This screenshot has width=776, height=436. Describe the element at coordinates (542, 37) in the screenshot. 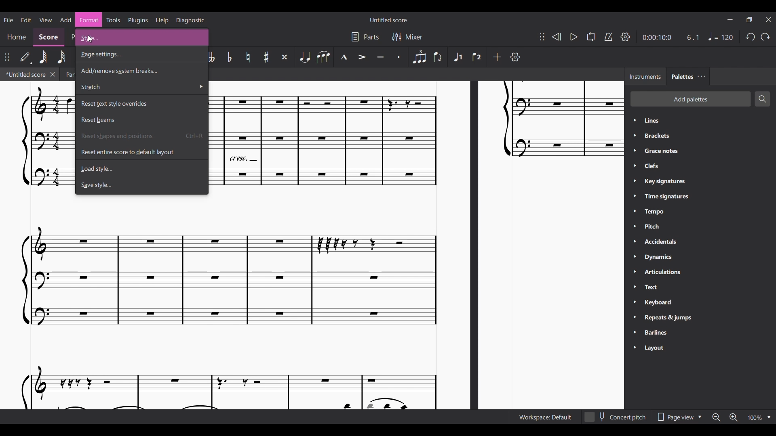

I see `Change position of toolbar attached` at that location.